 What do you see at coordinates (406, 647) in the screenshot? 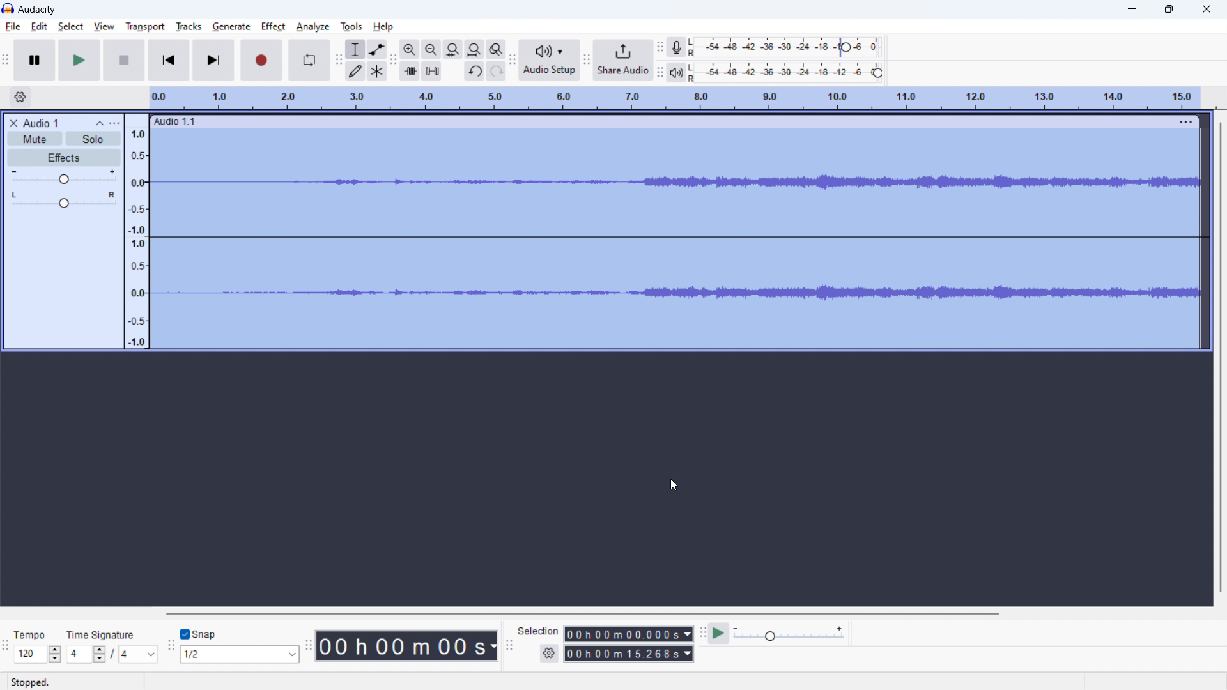
I see `time stamp` at bounding box center [406, 647].